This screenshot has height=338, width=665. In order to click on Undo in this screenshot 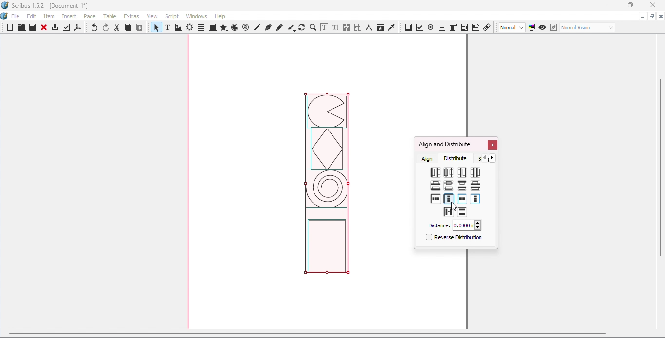, I will do `click(95, 28)`.